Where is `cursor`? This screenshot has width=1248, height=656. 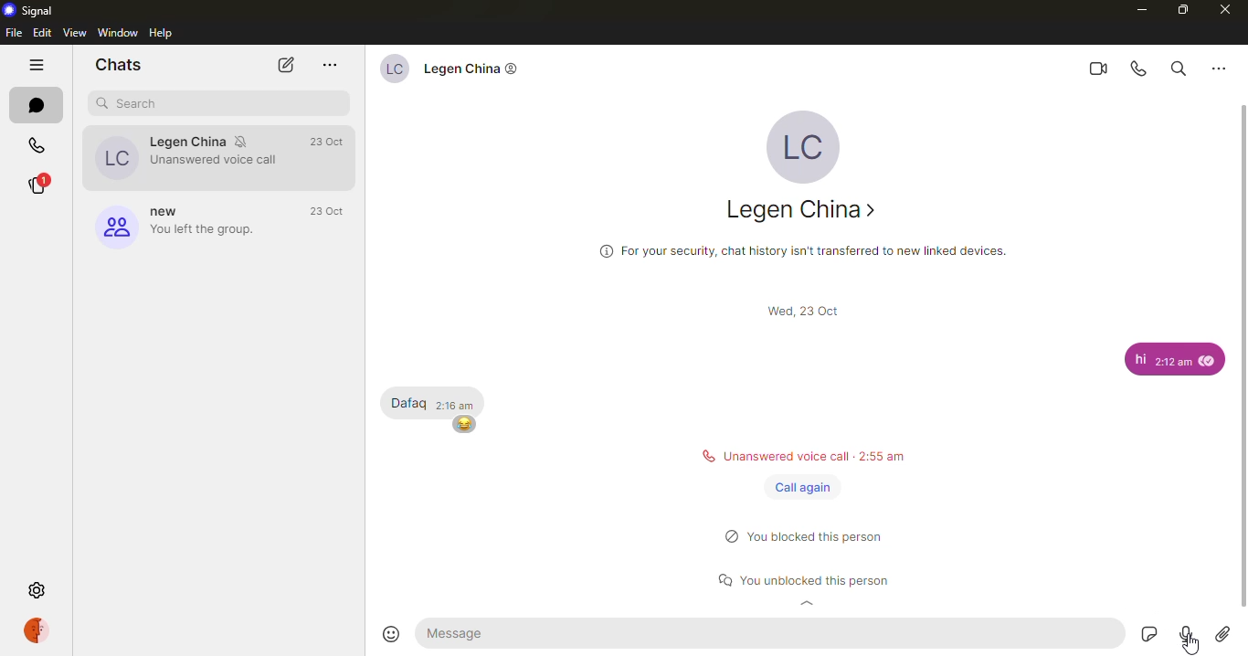
cursor is located at coordinates (1191, 644).